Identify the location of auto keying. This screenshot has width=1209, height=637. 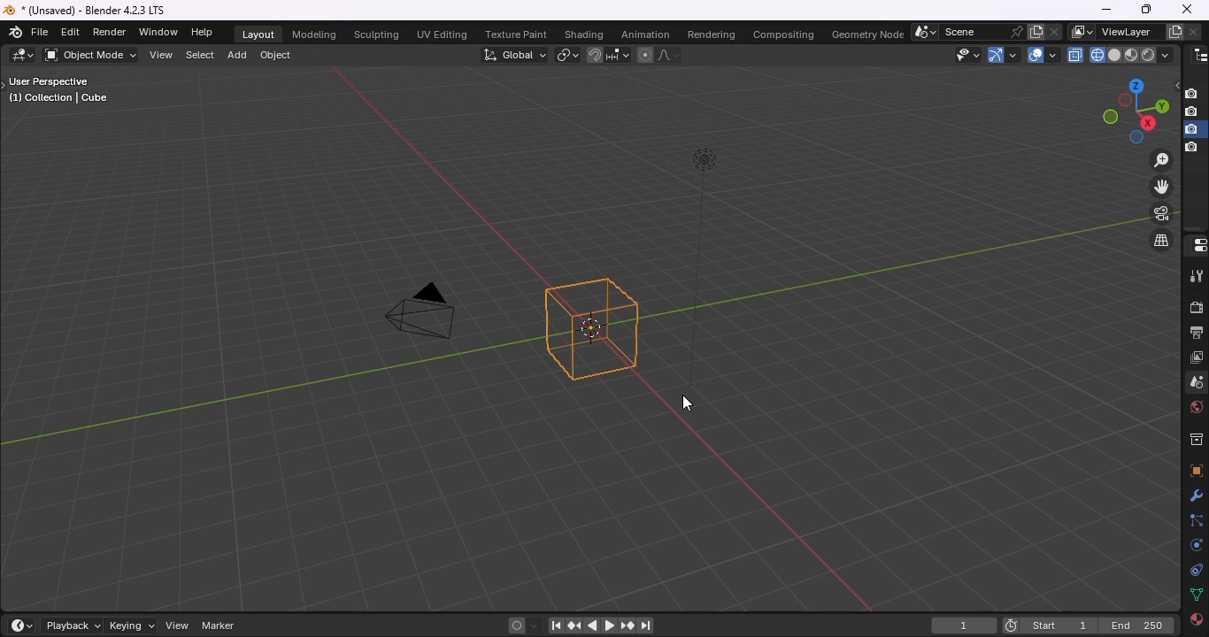
(516, 625).